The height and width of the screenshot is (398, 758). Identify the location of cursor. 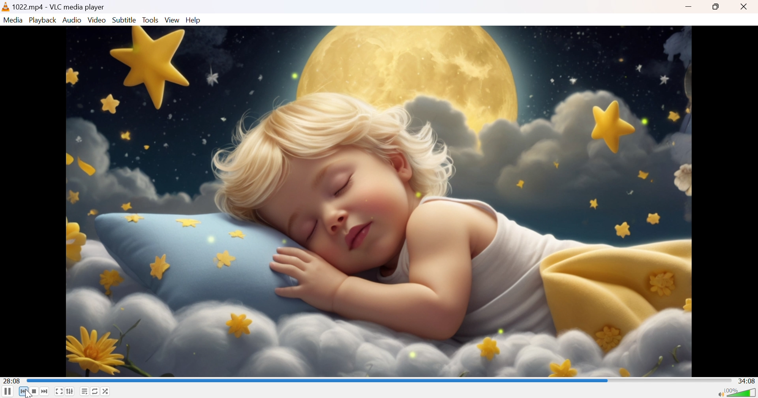
(28, 393).